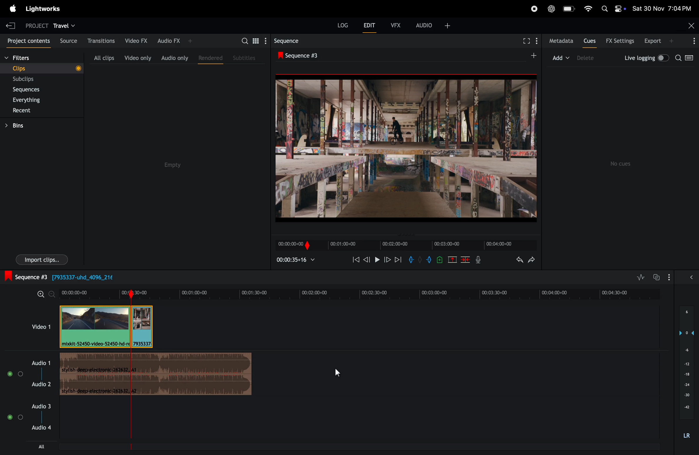 This screenshot has width=699, height=455. Describe the element at coordinates (42, 259) in the screenshot. I see `import clips` at that location.